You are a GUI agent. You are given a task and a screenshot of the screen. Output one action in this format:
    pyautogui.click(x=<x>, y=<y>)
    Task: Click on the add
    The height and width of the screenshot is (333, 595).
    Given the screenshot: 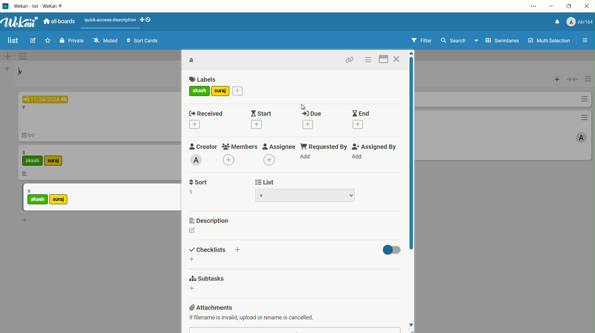 What is the action you would take?
    pyautogui.click(x=231, y=160)
    